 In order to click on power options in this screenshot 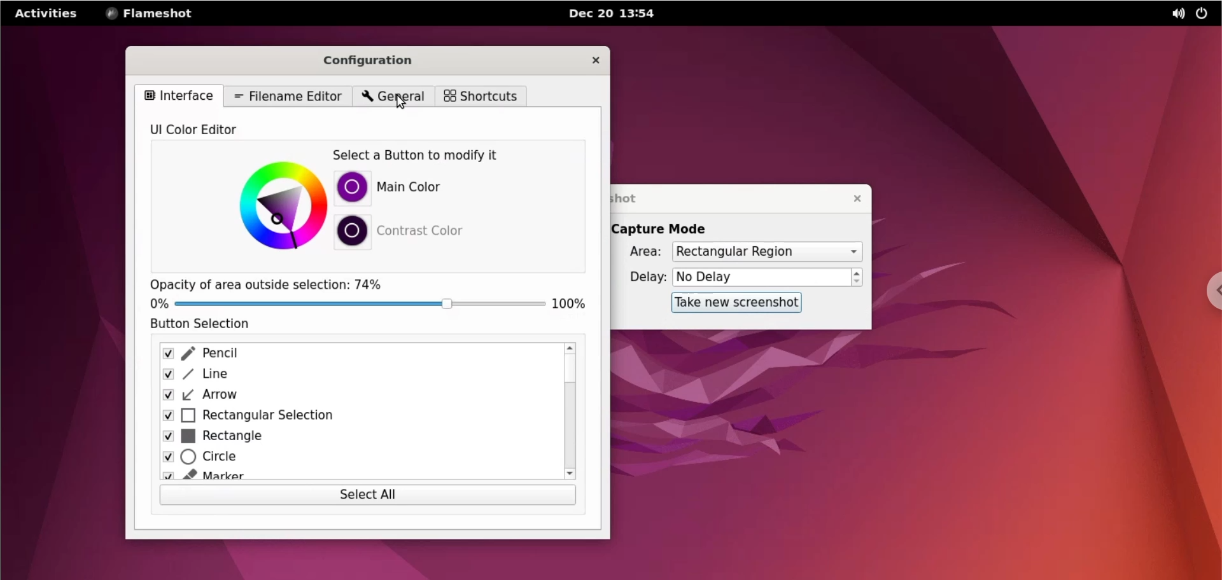, I will do `click(1202, 14)`.